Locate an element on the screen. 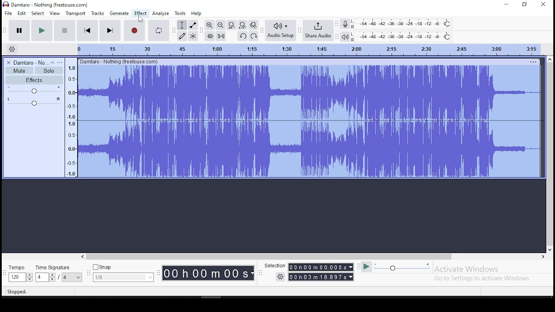  zoom in is located at coordinates (209, 25).